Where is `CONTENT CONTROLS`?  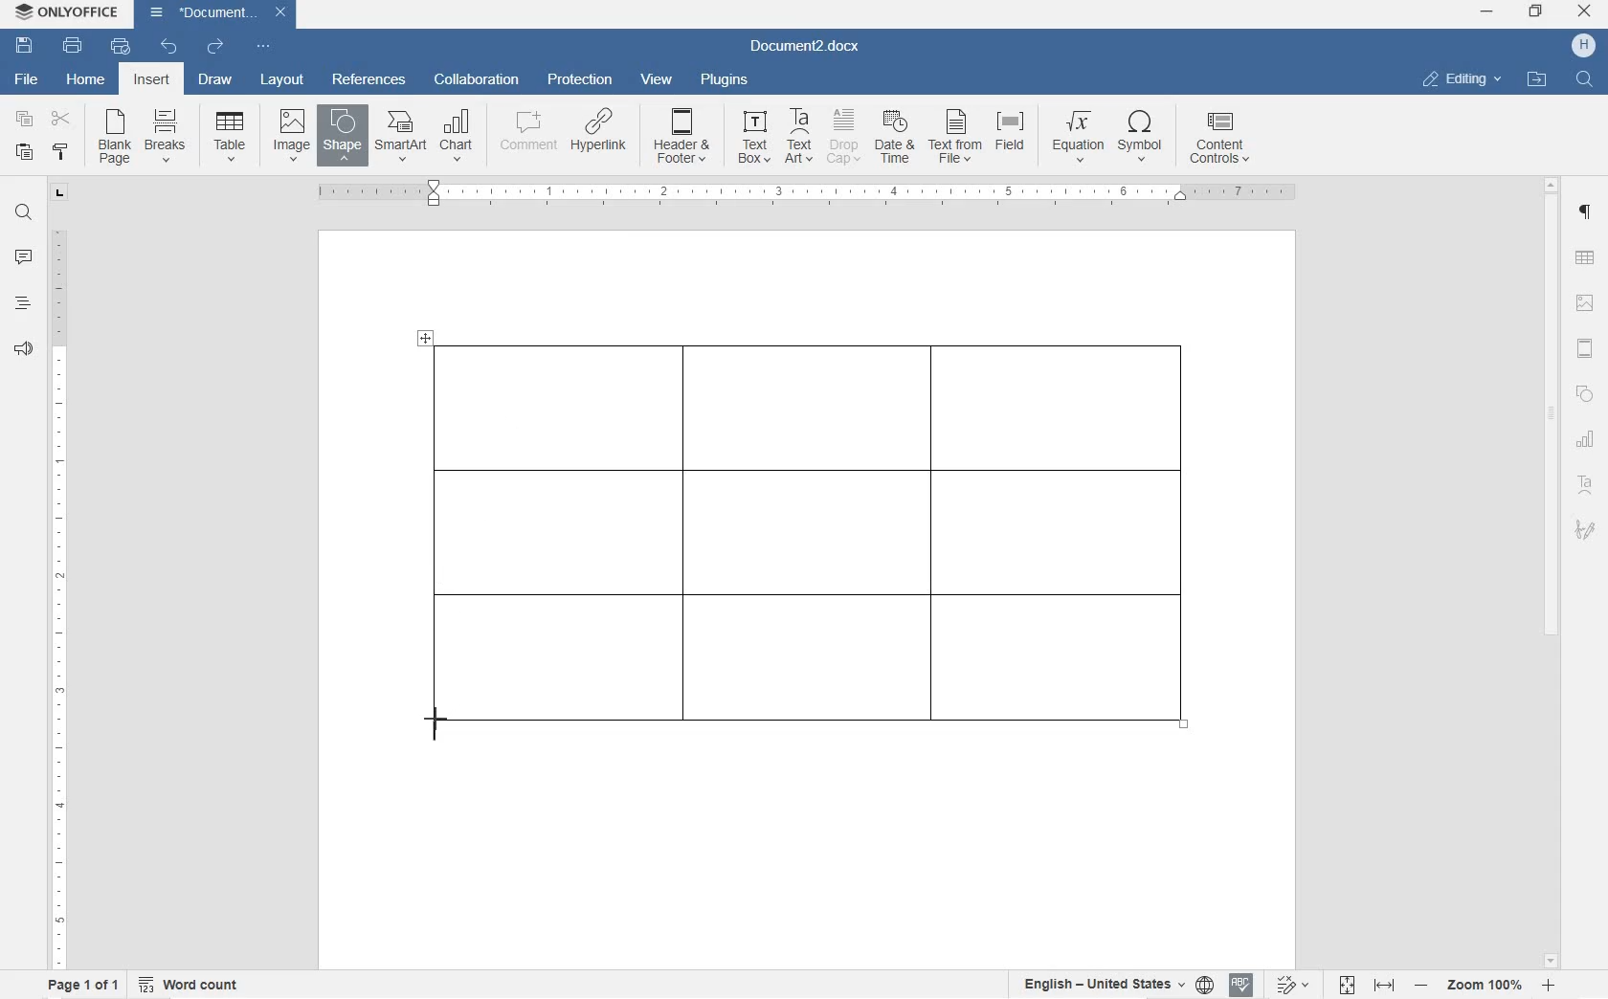
CONTENT CONTROLS is located at coordinates (1217, 141).